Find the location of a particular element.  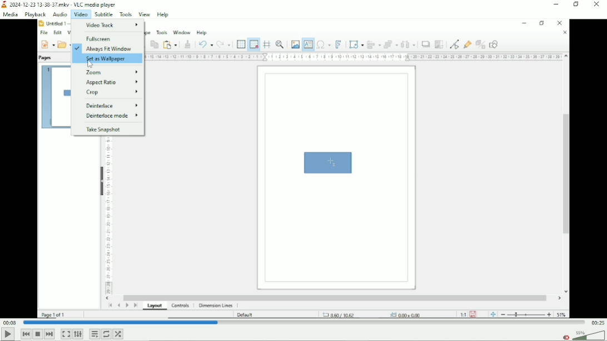

Stop playlist is located at coordinates (38, 334).